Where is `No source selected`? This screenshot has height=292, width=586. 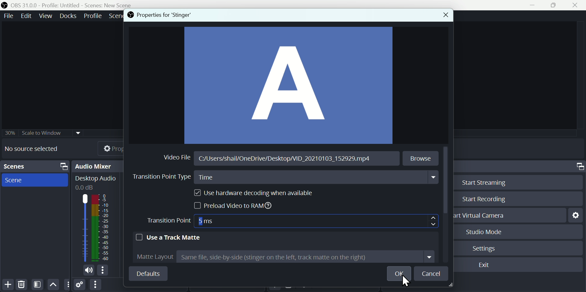
No source selected is located at coordinates (36, 149).